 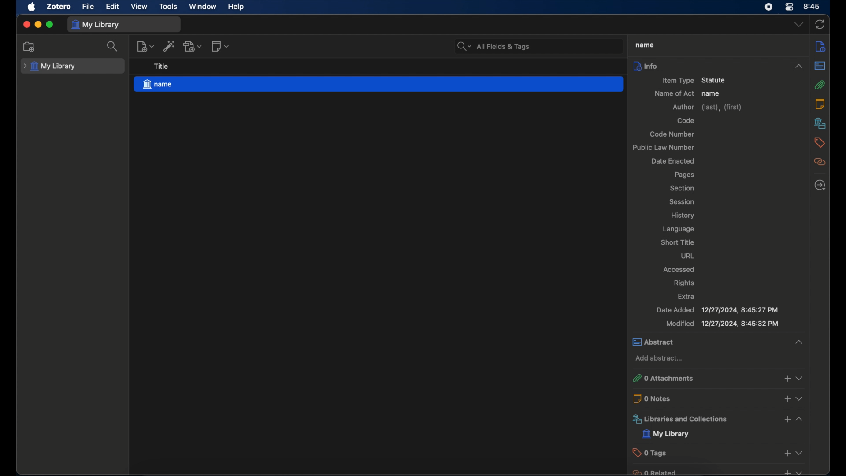 What do you see at coordinates (680, 202) in the screenshot?
I see `session` at bounding box center [680, 202].